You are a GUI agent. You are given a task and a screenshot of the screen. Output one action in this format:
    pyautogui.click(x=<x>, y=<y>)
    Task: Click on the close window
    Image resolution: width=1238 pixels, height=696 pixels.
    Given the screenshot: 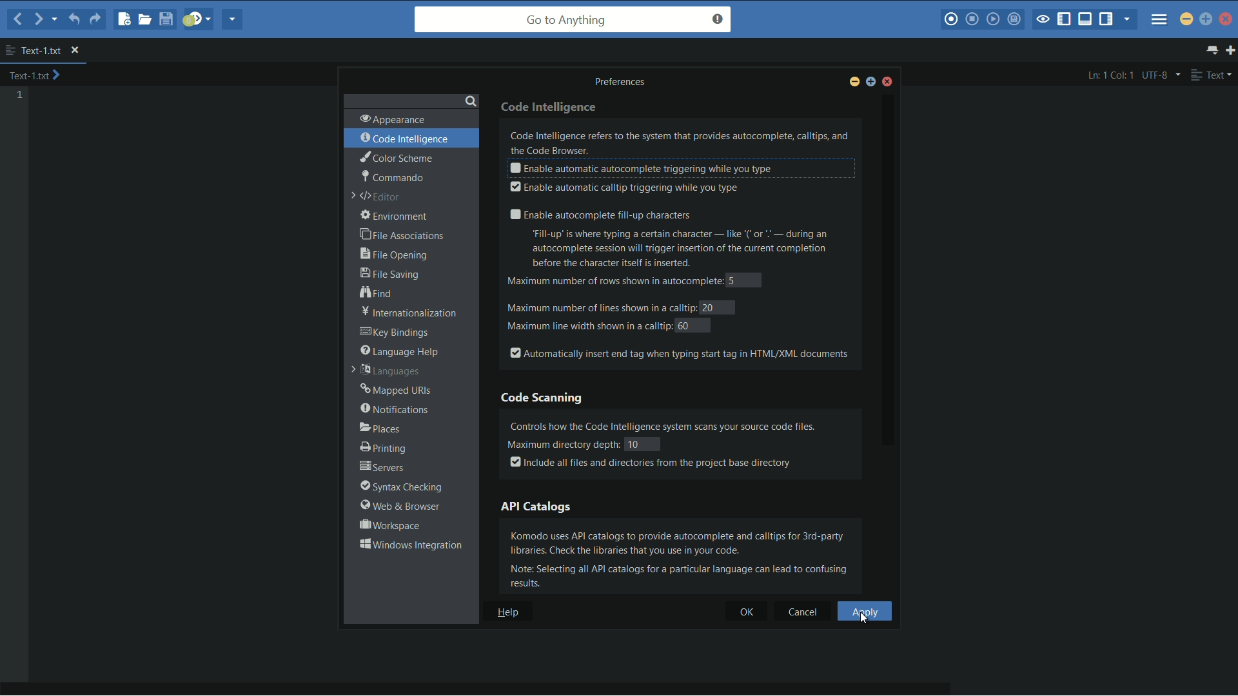 What is the action you would take?
    pyautogui.click(x=889, y=83)
    